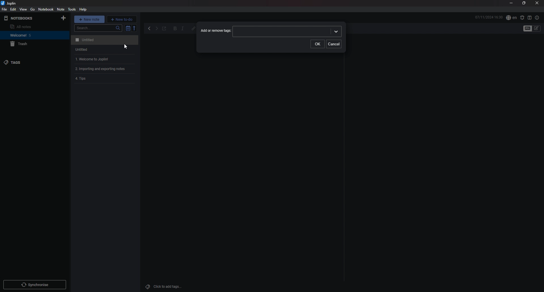  Describe the element at coordinates (128, 28) in the screenshot. I see `toggle sort order` at that location.